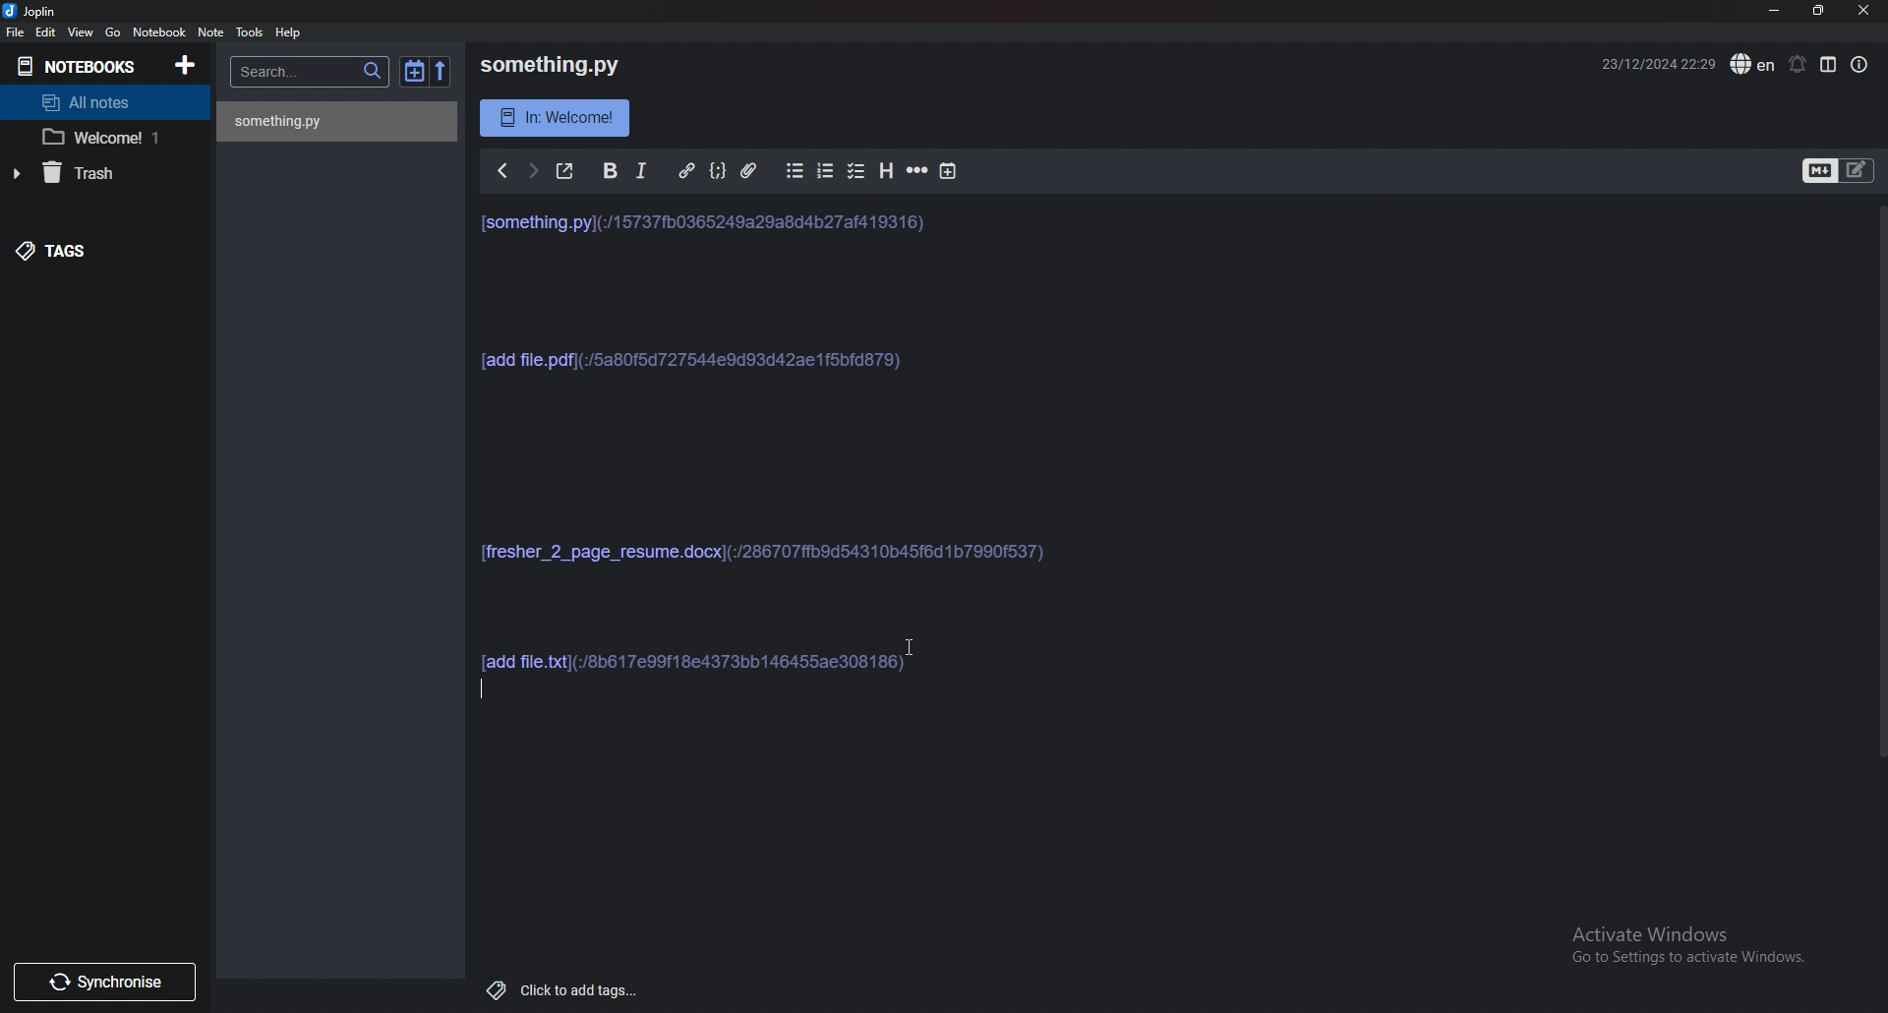 This screenshot has width=1888, height=1013. Describe the element at coordinates (304, 122) in the screenshot. I see `“| something py` at that location.